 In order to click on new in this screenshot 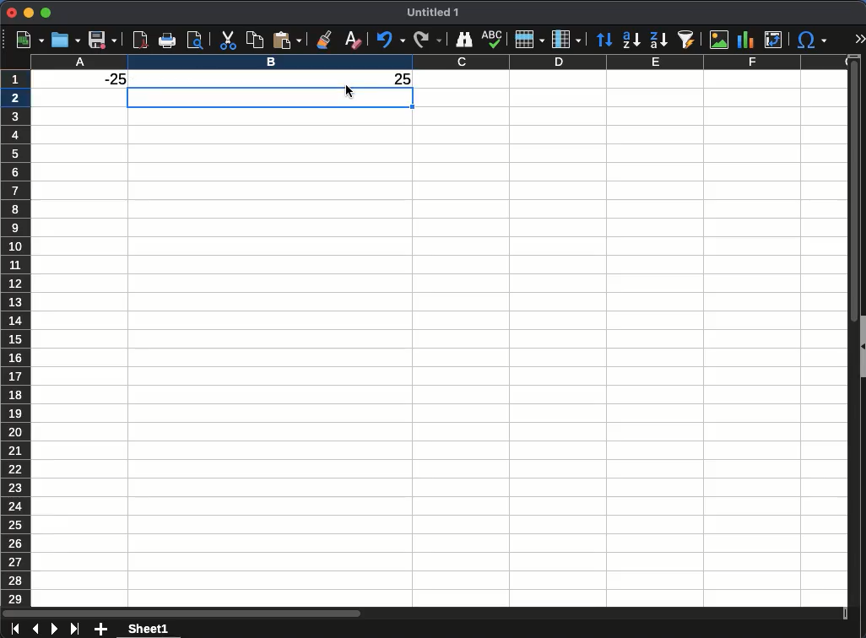, I will do `click(26, 40)`.